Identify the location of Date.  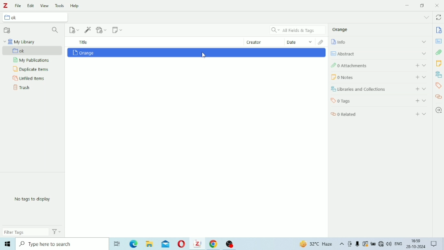
(300, 42).